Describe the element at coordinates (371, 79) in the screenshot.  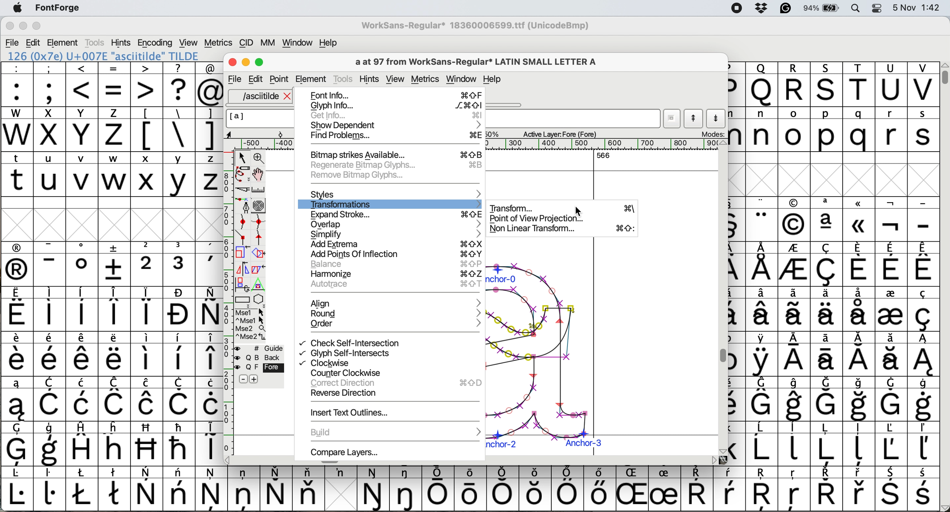
I see `hints` at that location.